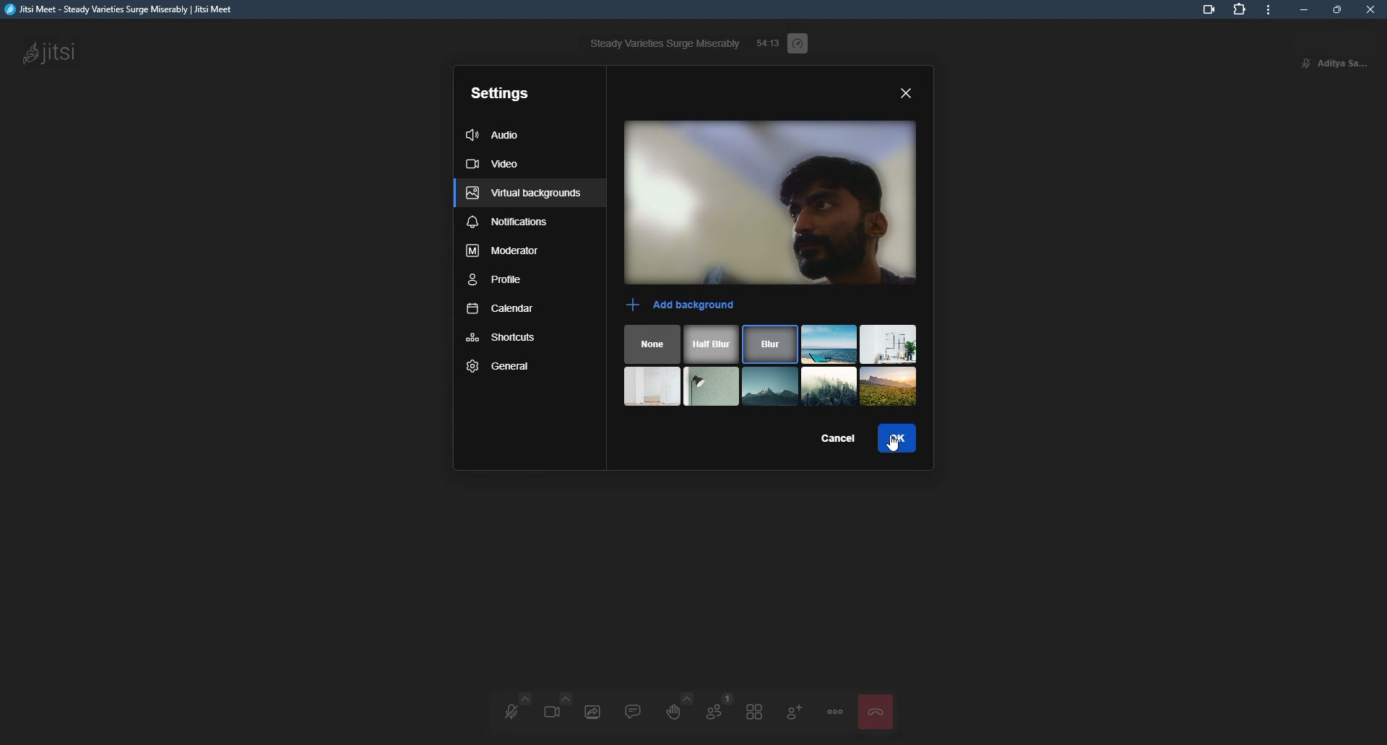 The height and width of the screenshot is (745, 1387). I want to click on minimize, so click(1301, 10).